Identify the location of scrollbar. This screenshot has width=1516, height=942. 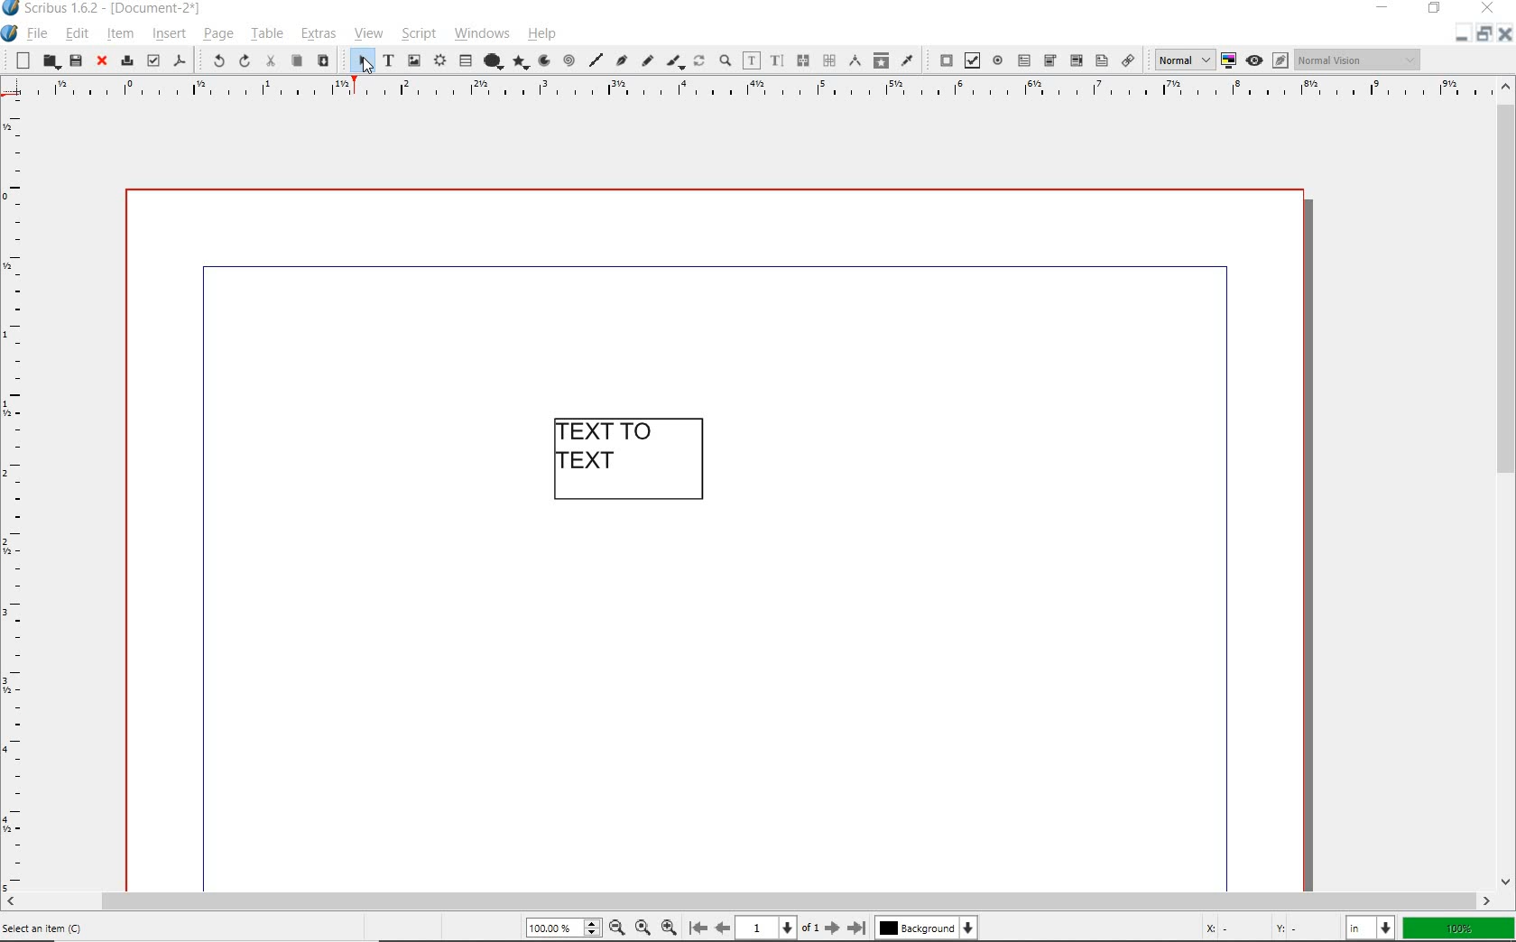
(748, 901).